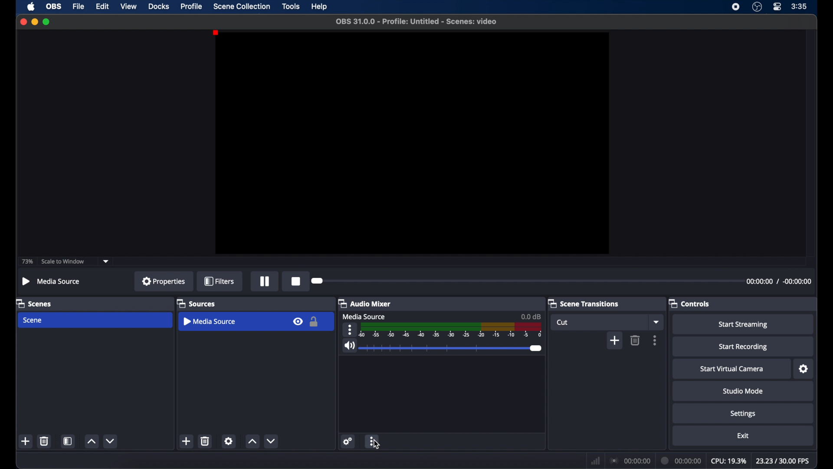 Image resolution: width=833 pixels, height=469 pixels. Describe the element at coordinates (364, 303) in the screenshot. I see `audio mixer` at that location.